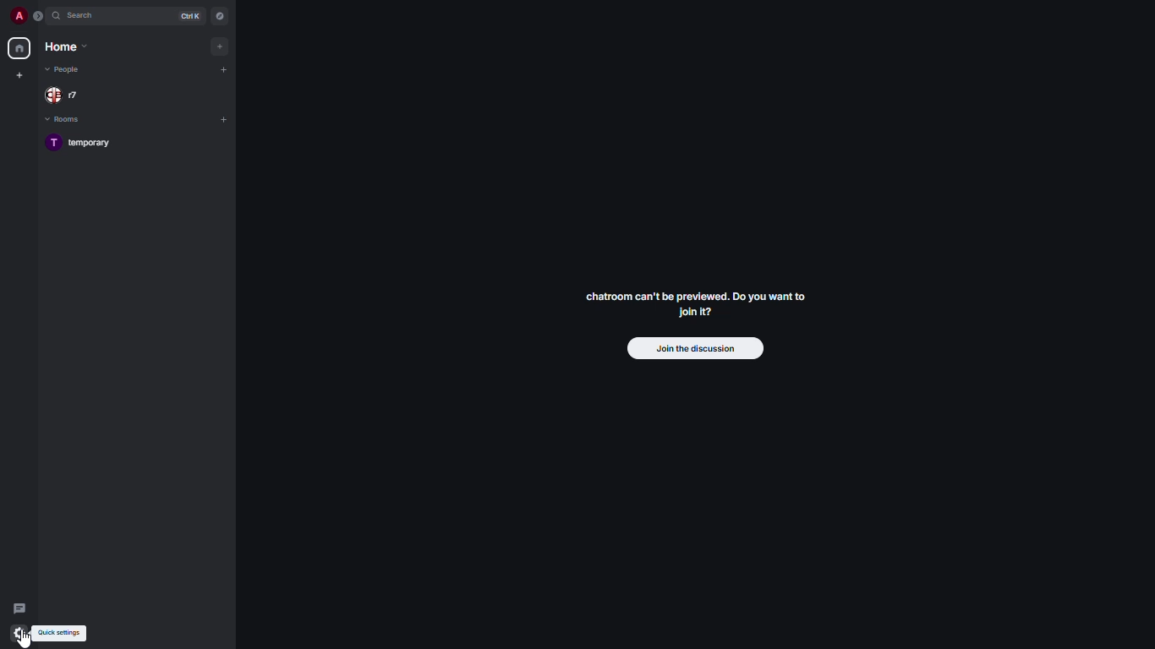 Image resolution: width=1155 pixels, height=649 pixels. I want to click on navigator, so click(220, 16).